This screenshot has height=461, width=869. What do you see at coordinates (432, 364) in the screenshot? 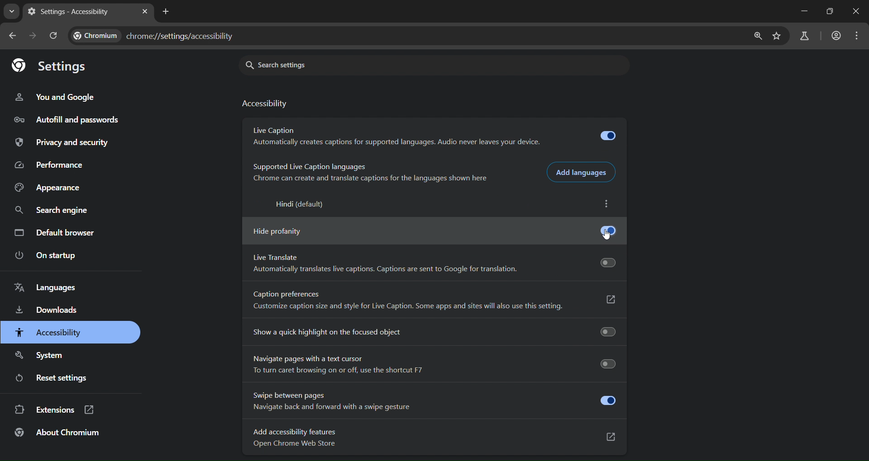
I see `Navigate pages with a text cursor
To turn caret browsing on or off, use the shortcut F7` at bounding box center [432, 364].